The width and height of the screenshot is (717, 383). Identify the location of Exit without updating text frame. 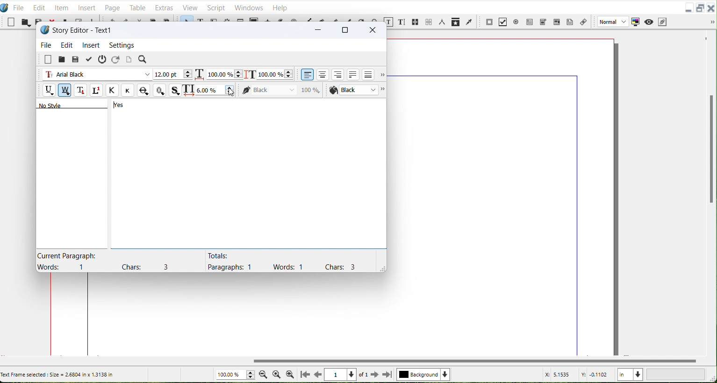
(102, 59).